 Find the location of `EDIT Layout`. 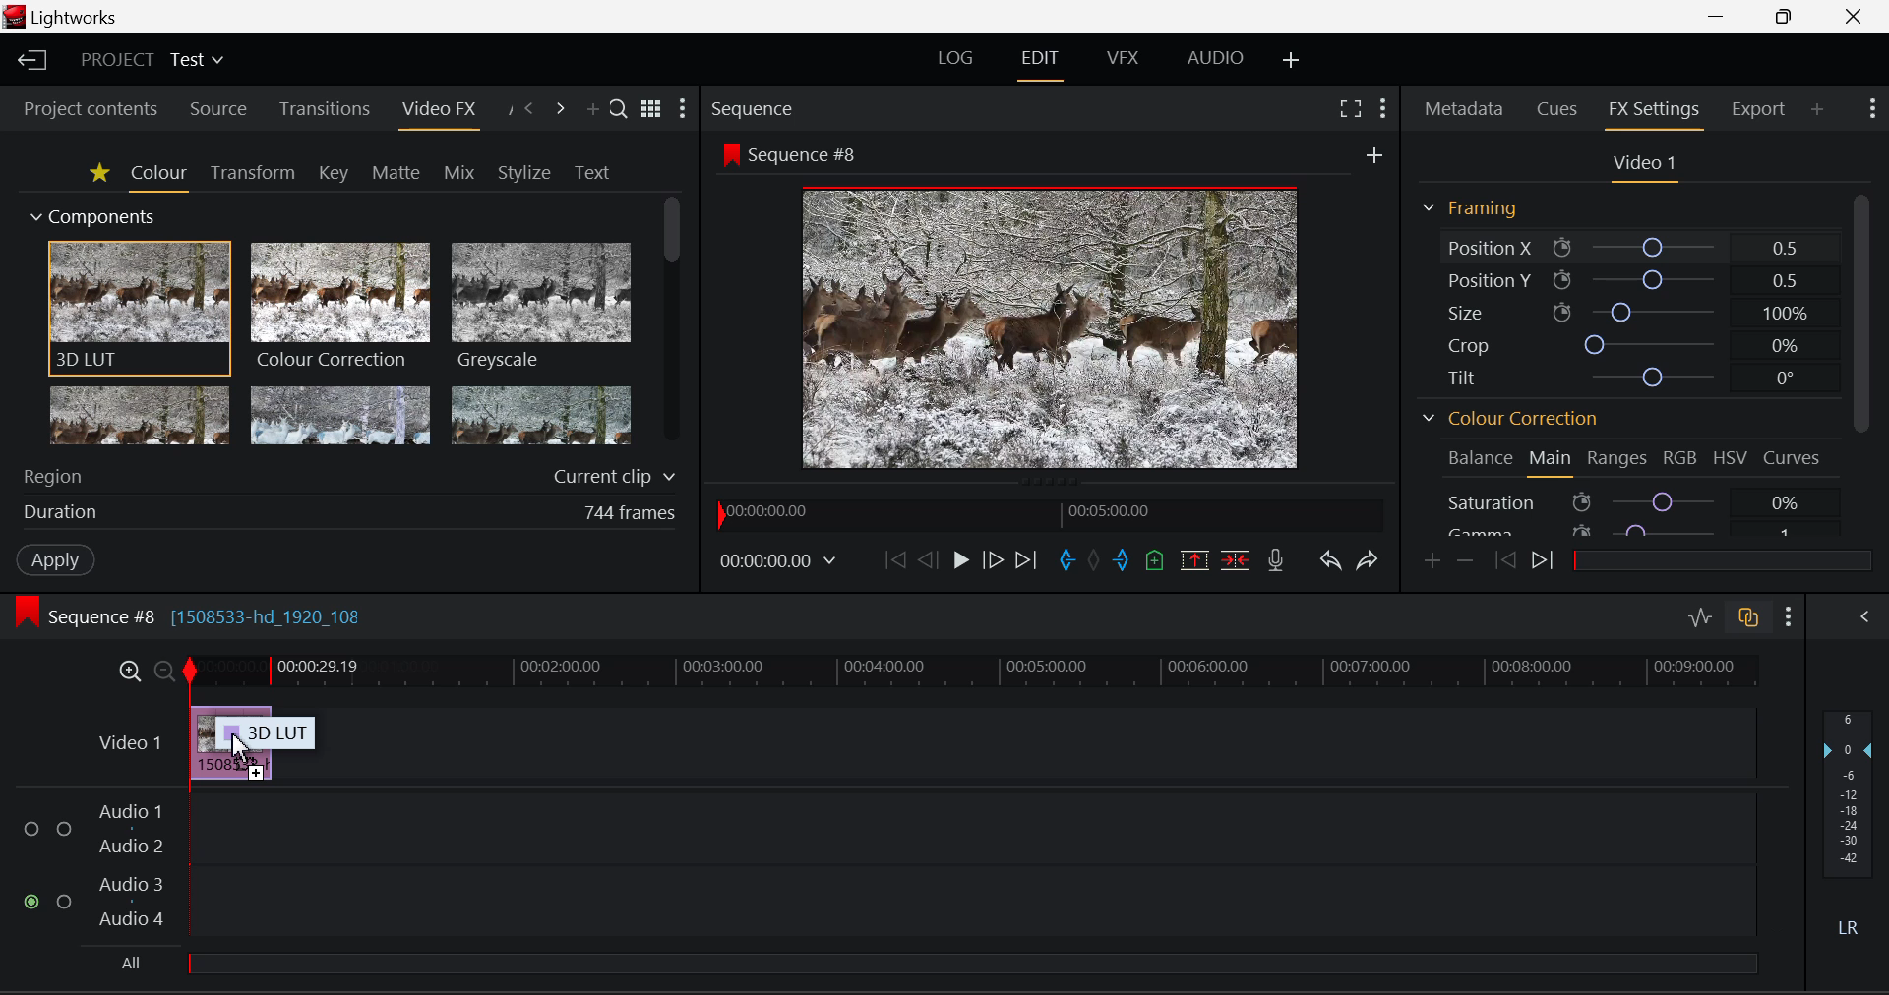

EDIT Layout is located at coordinates (1038, 63).